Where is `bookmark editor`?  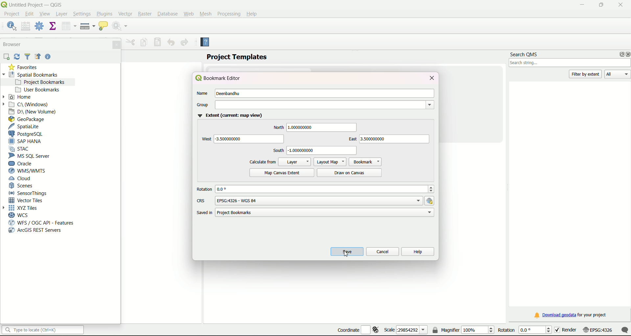
bookmark editor is located at coordinates (219, 78).